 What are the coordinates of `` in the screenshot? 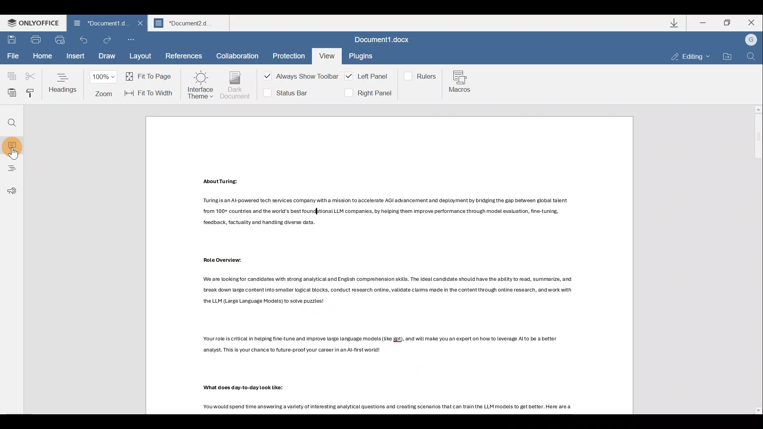 It's located at (225, 260).